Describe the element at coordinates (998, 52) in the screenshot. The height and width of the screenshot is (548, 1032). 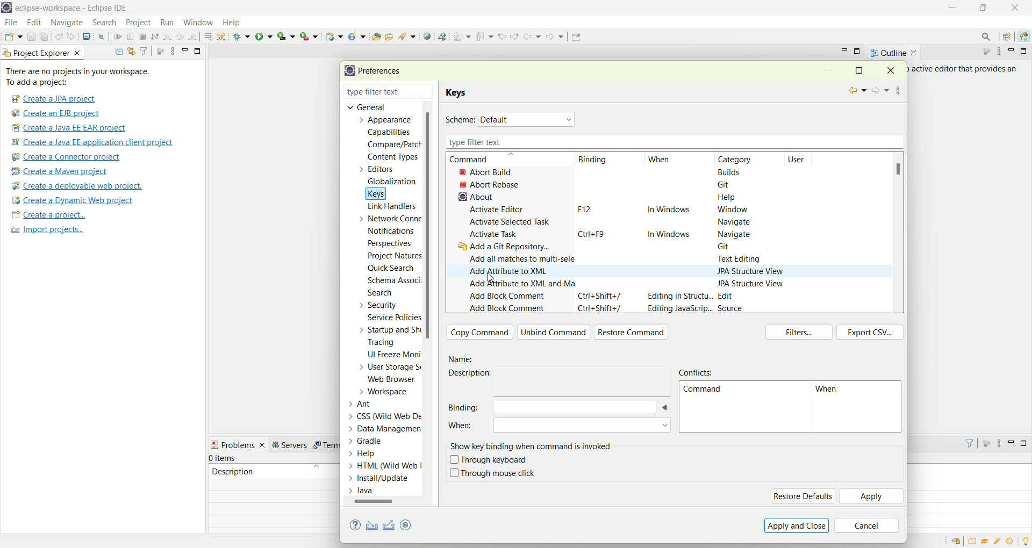
I see `view menu` at that location.